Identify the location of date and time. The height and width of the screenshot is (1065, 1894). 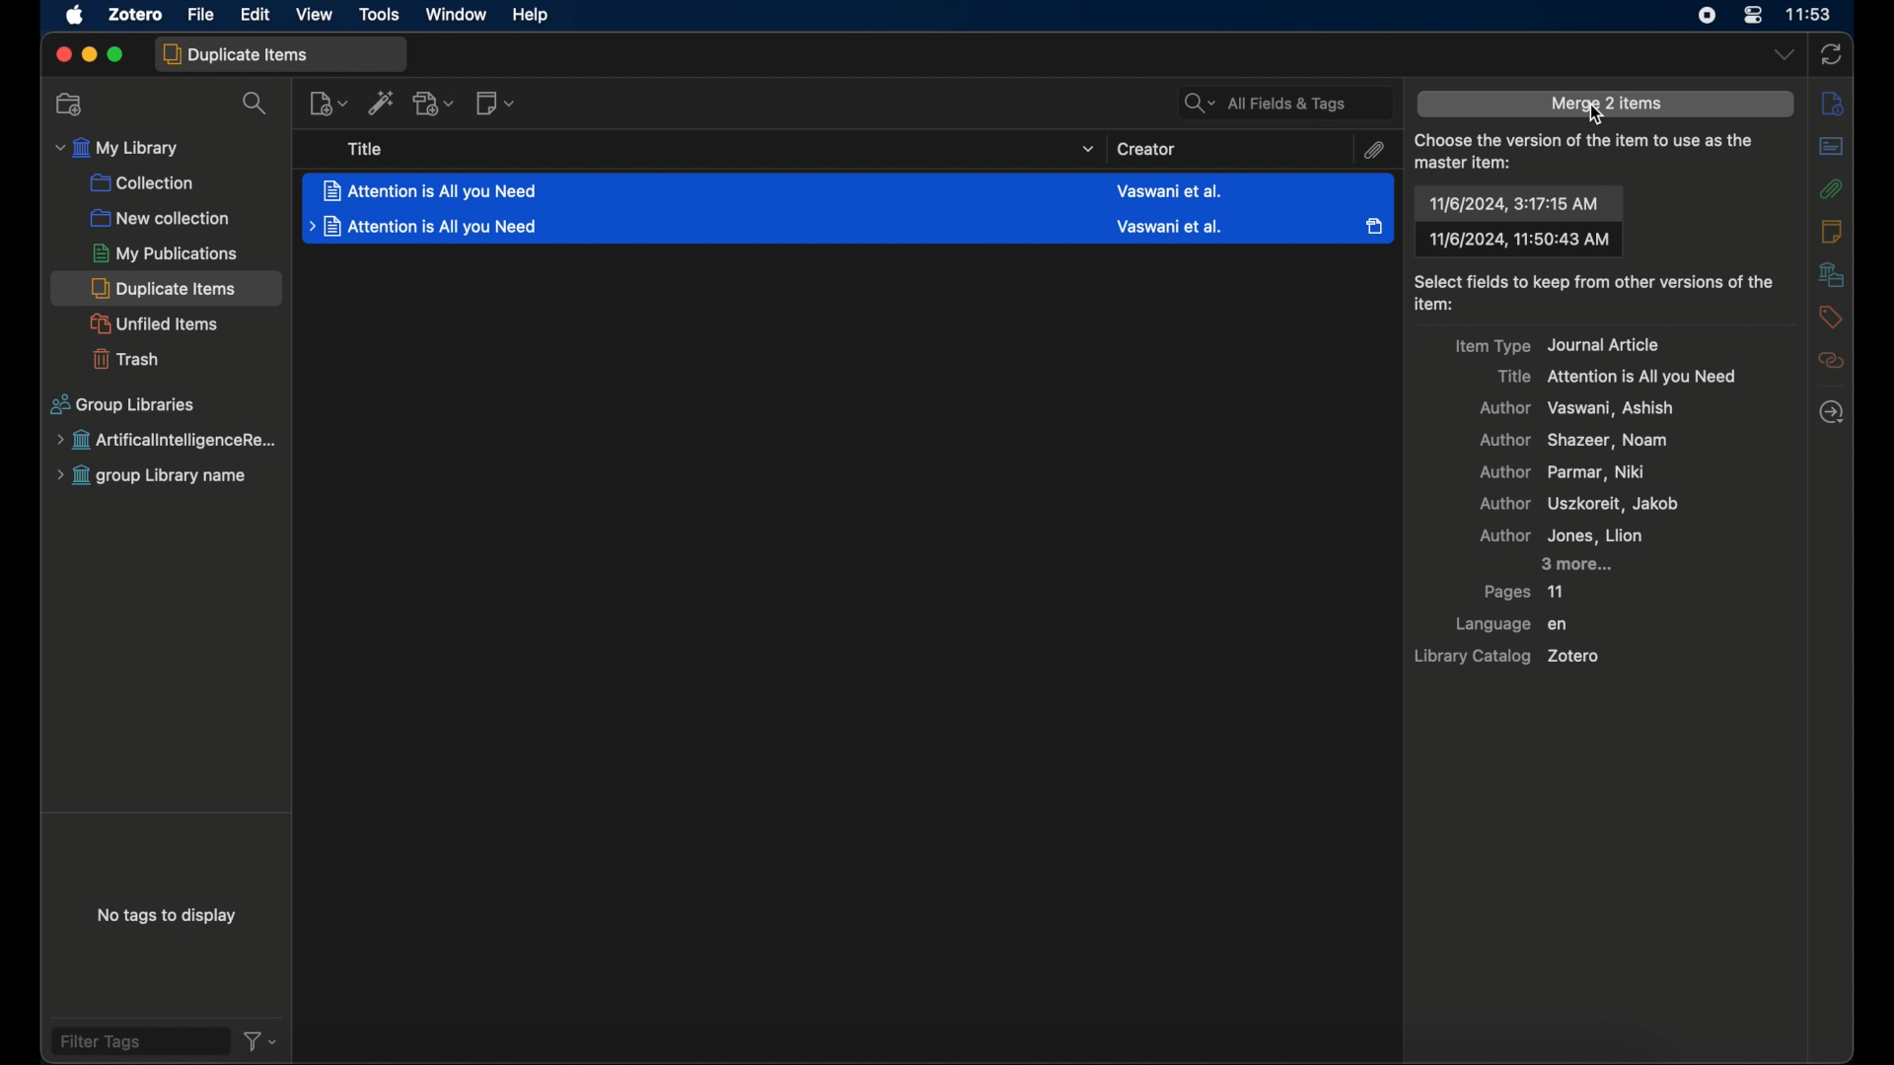
(1514, 204).